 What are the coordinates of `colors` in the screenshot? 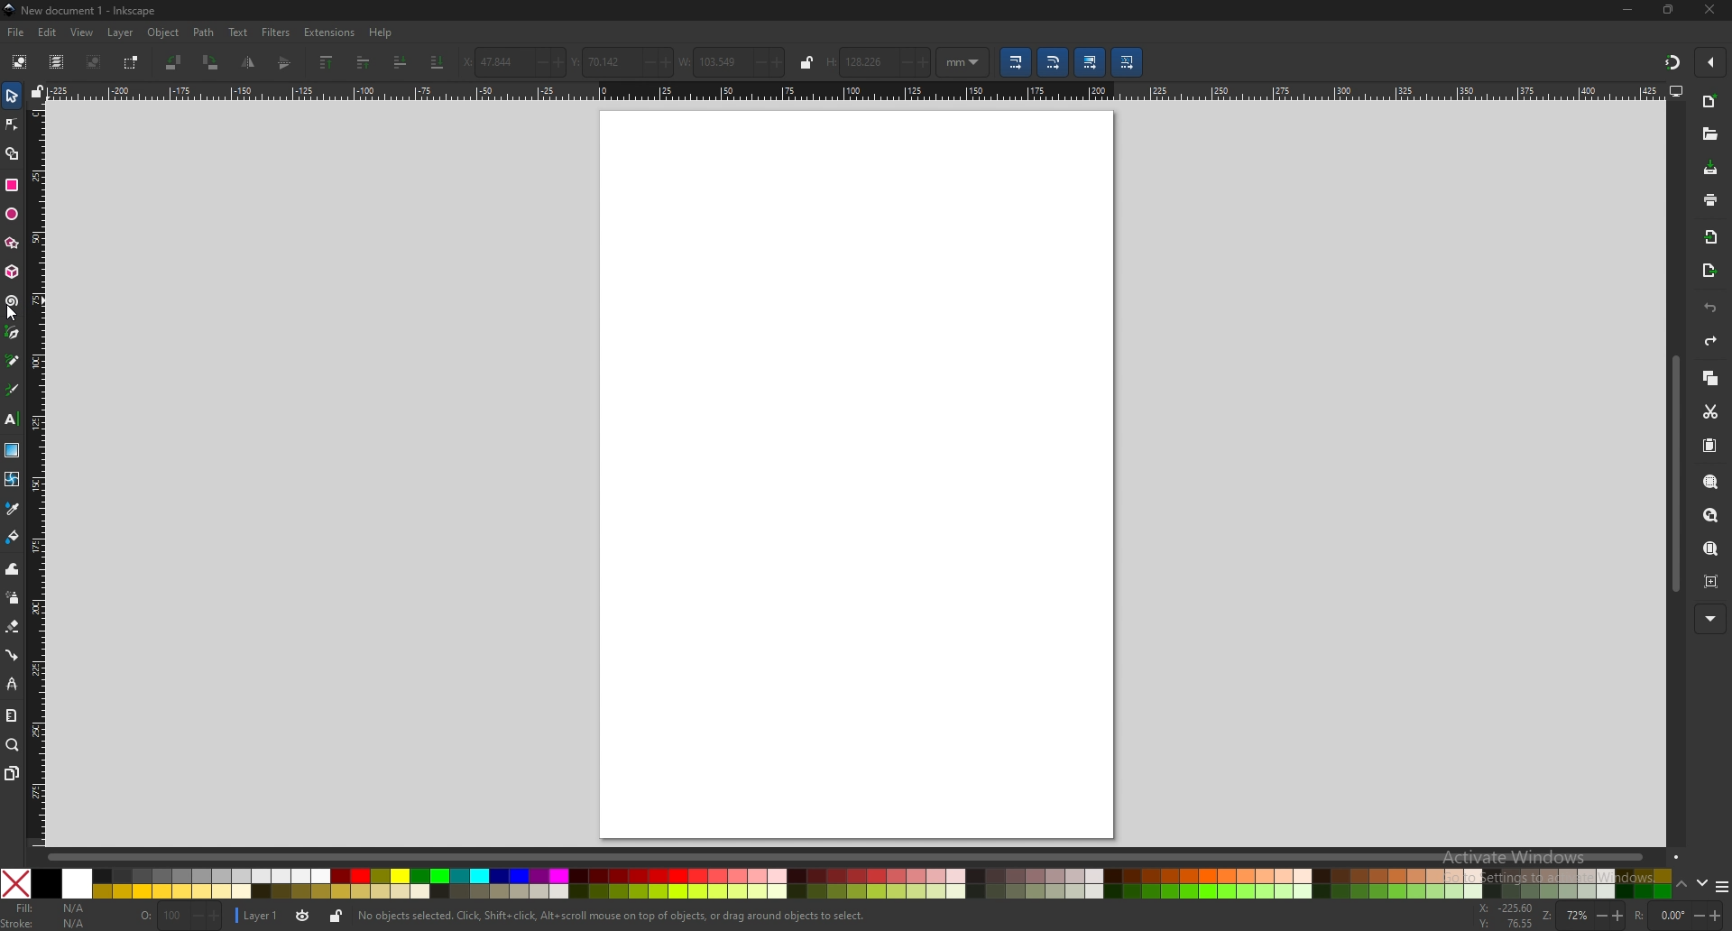 It's located at (837, 883).